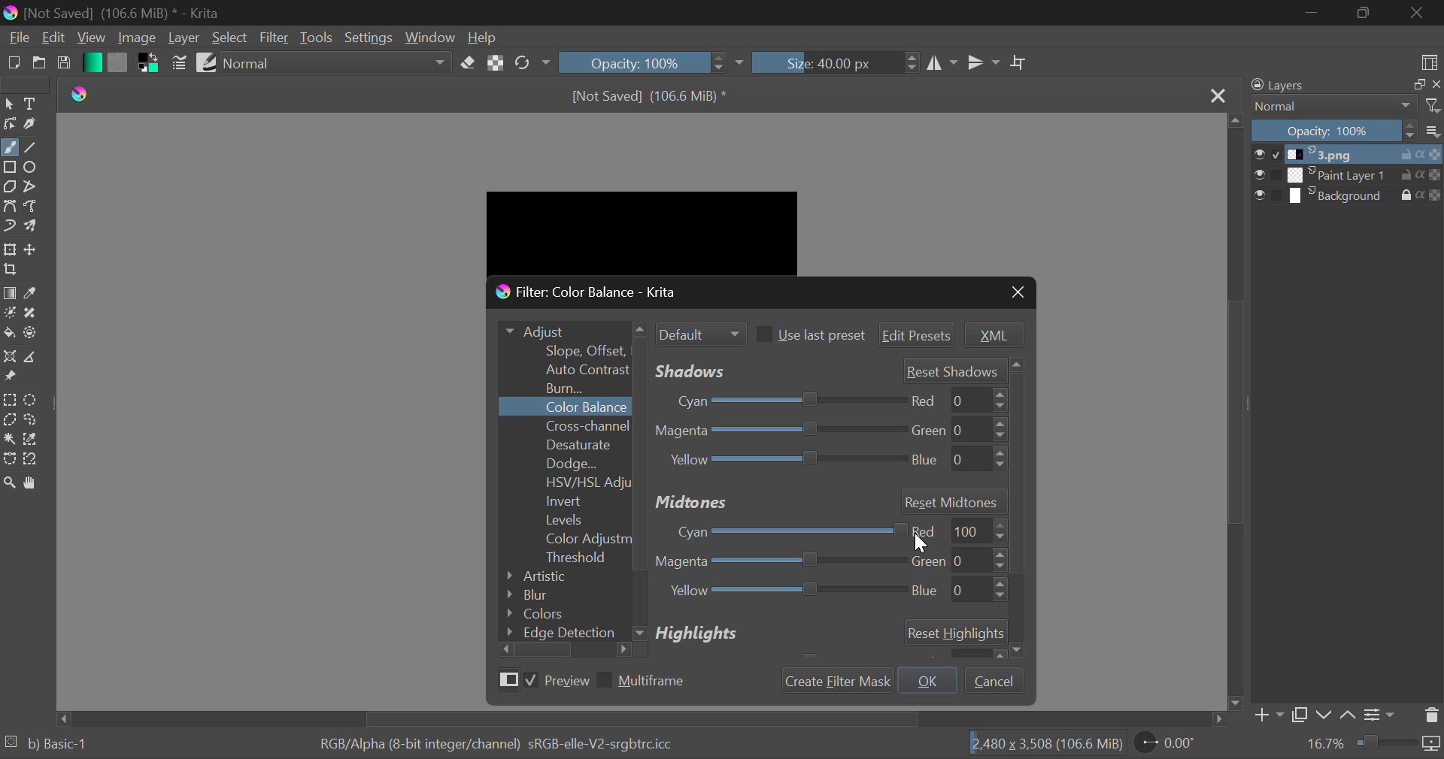 This screenshot has height=759, width=1444. Describe the element at coordinates (1333, 131) in the screenshot. I see `Opacity 100%` at that location.